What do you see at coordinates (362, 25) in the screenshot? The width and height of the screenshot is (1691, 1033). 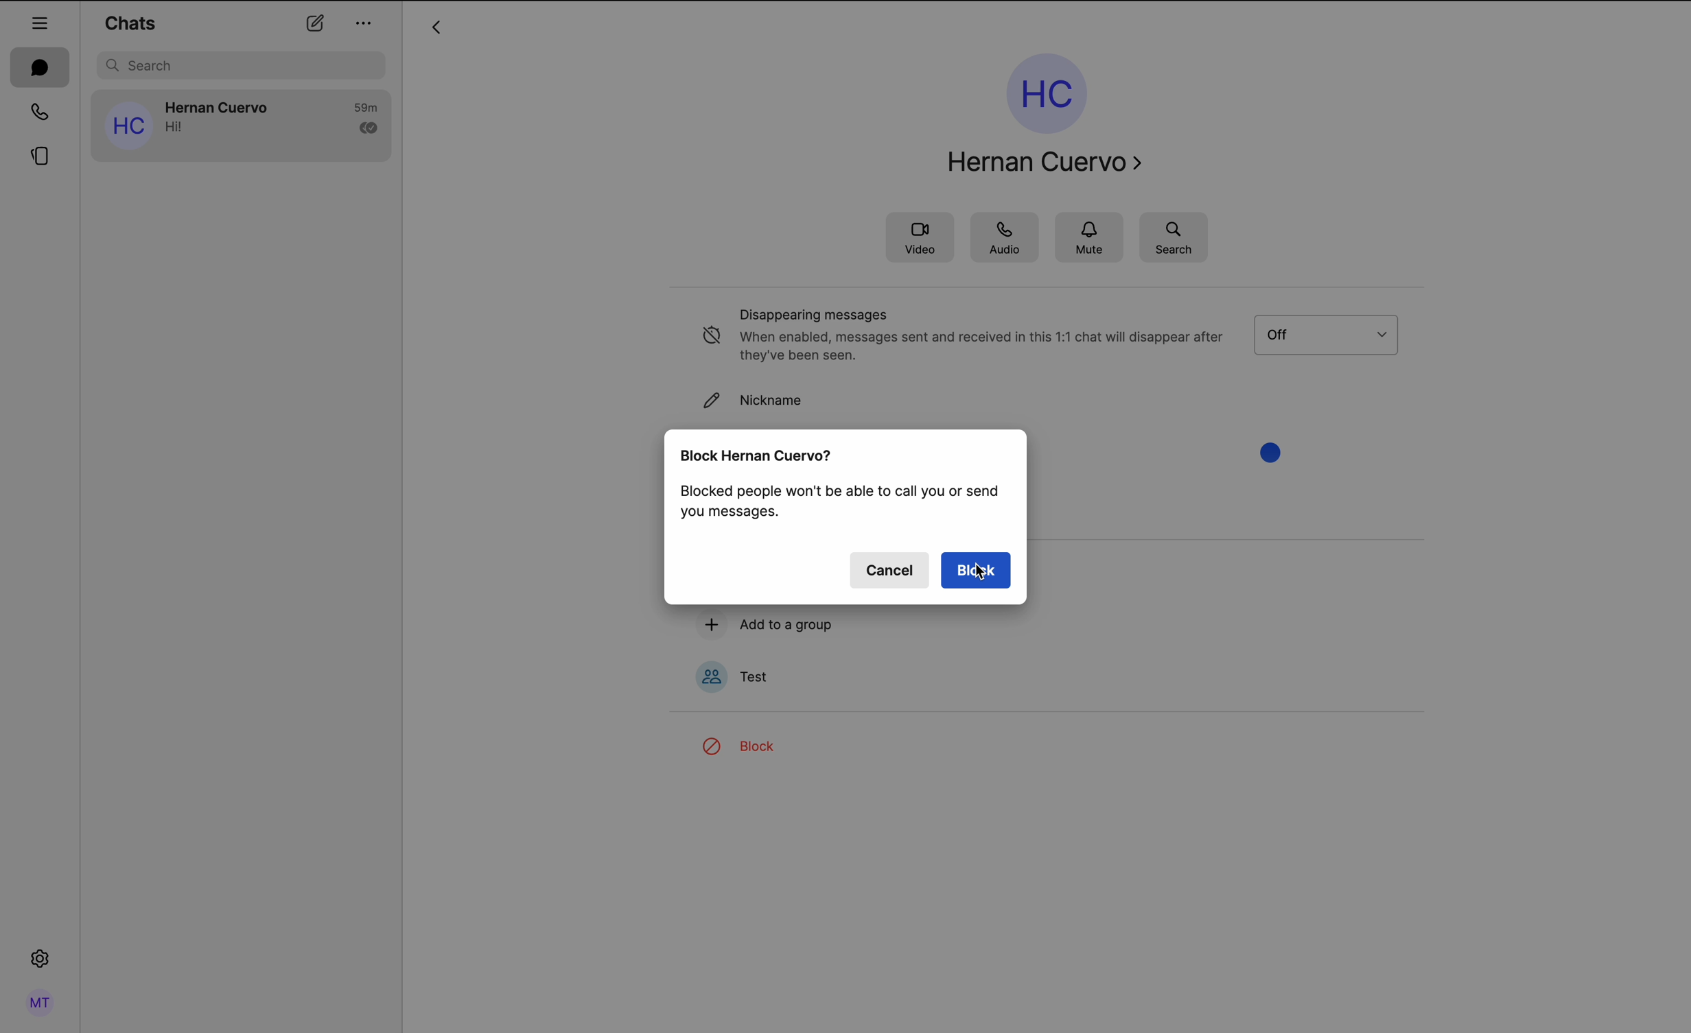 I see `options` at bounding box center [362, 25].